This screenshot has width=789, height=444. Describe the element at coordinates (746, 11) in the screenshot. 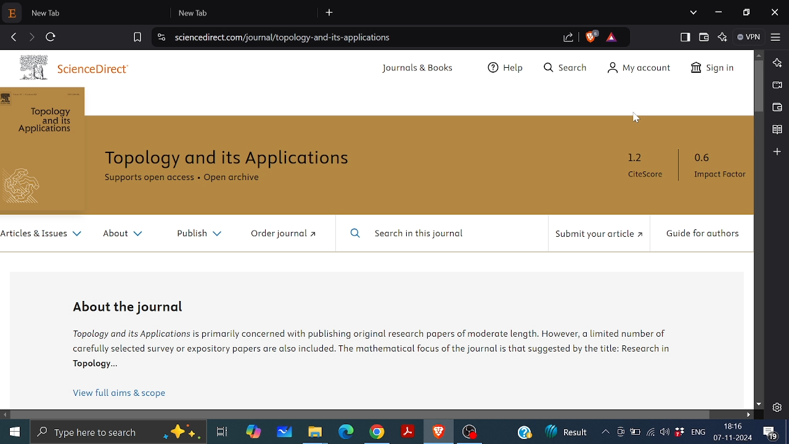

I see `Restore down` at that location.